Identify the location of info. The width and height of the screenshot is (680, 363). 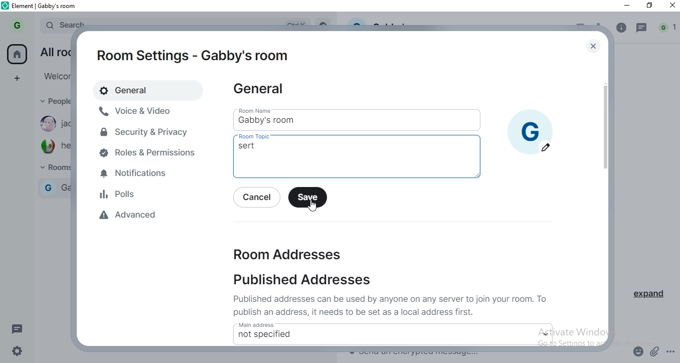
(621, 28).